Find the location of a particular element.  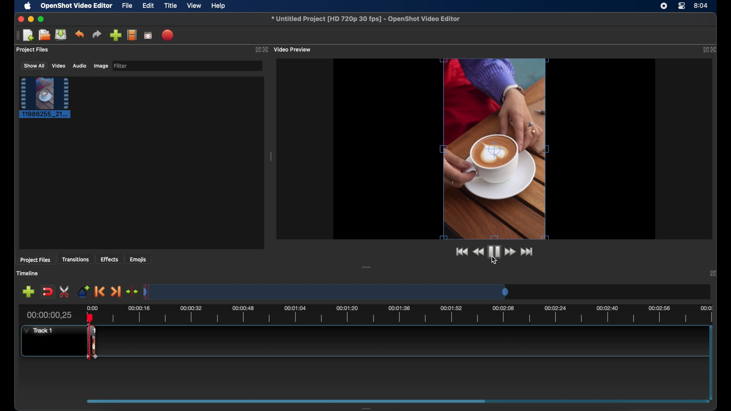

add track is located at coordinates (28, 292).